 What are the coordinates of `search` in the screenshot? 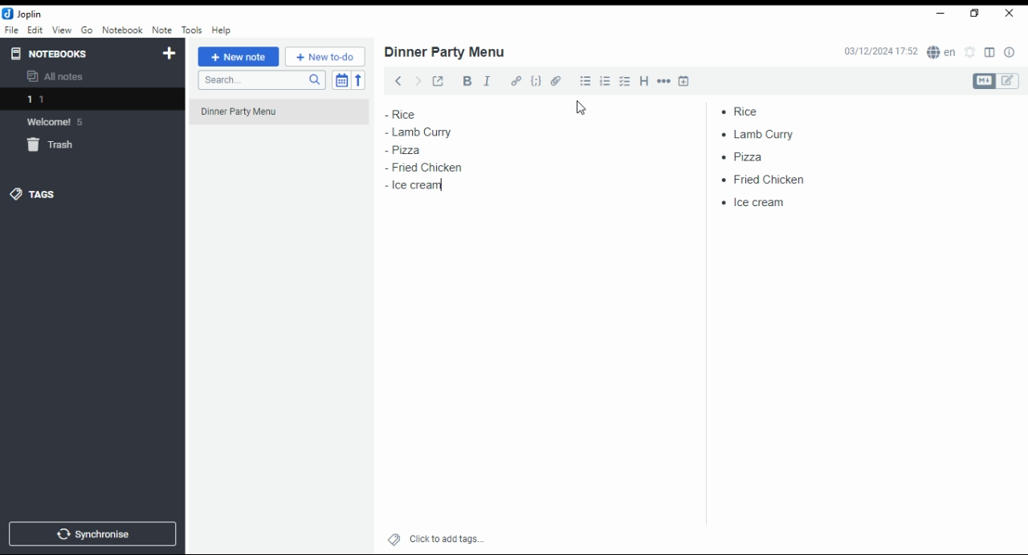 It's located at (260, 81).